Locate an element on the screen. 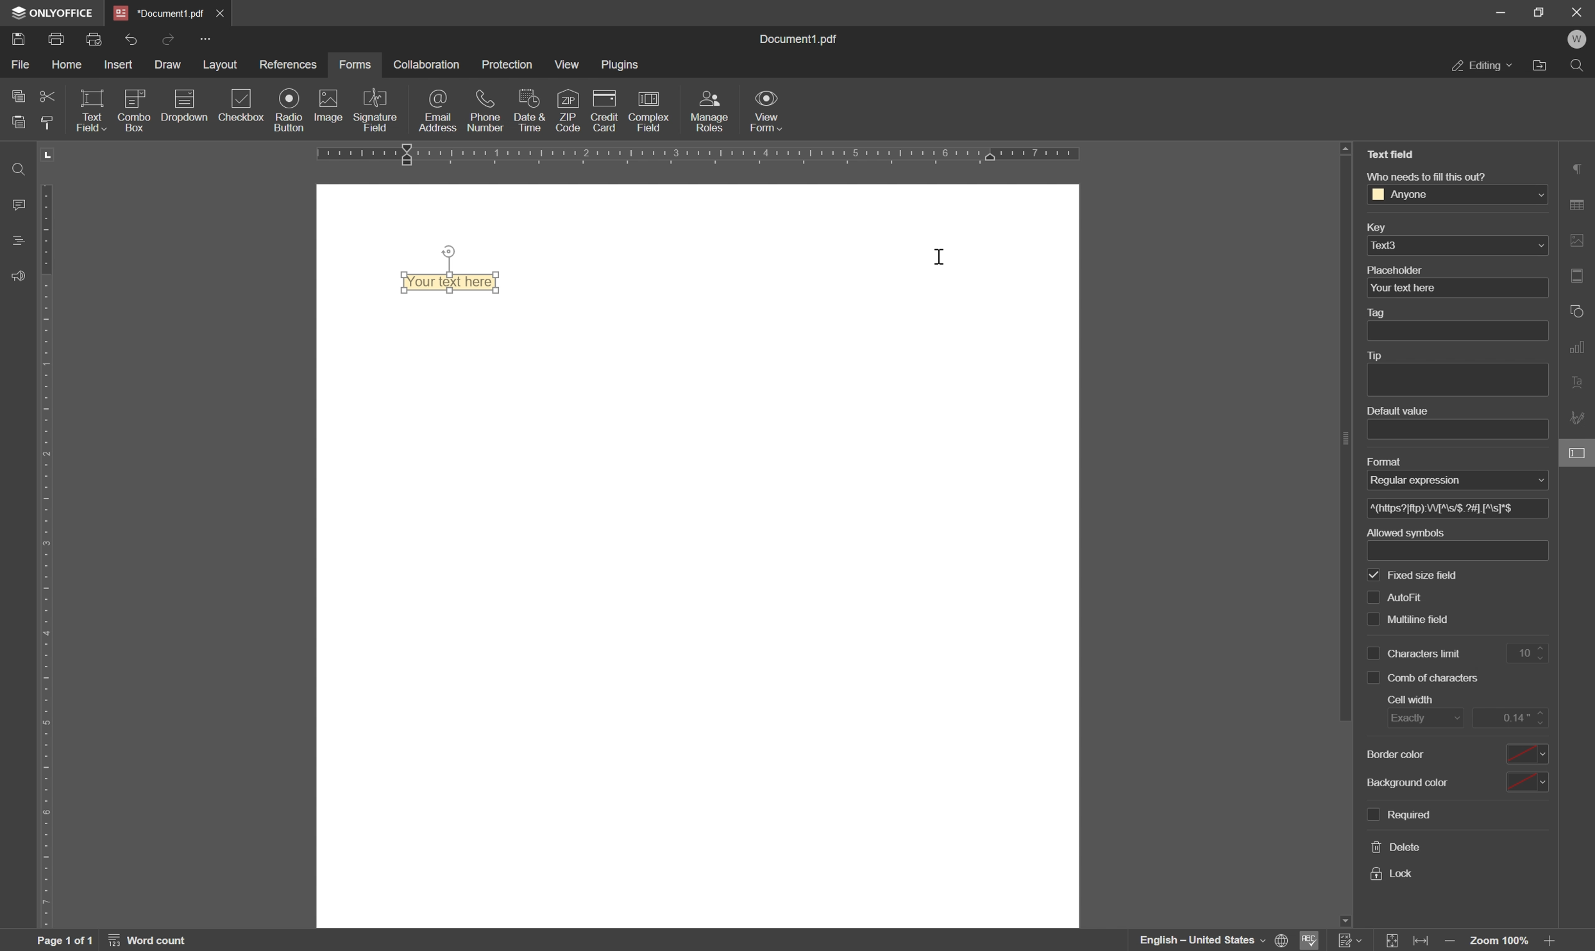 Image resolution: width=1595 pixels, height=951 pixels. protection is located at coordinates (509, 63).